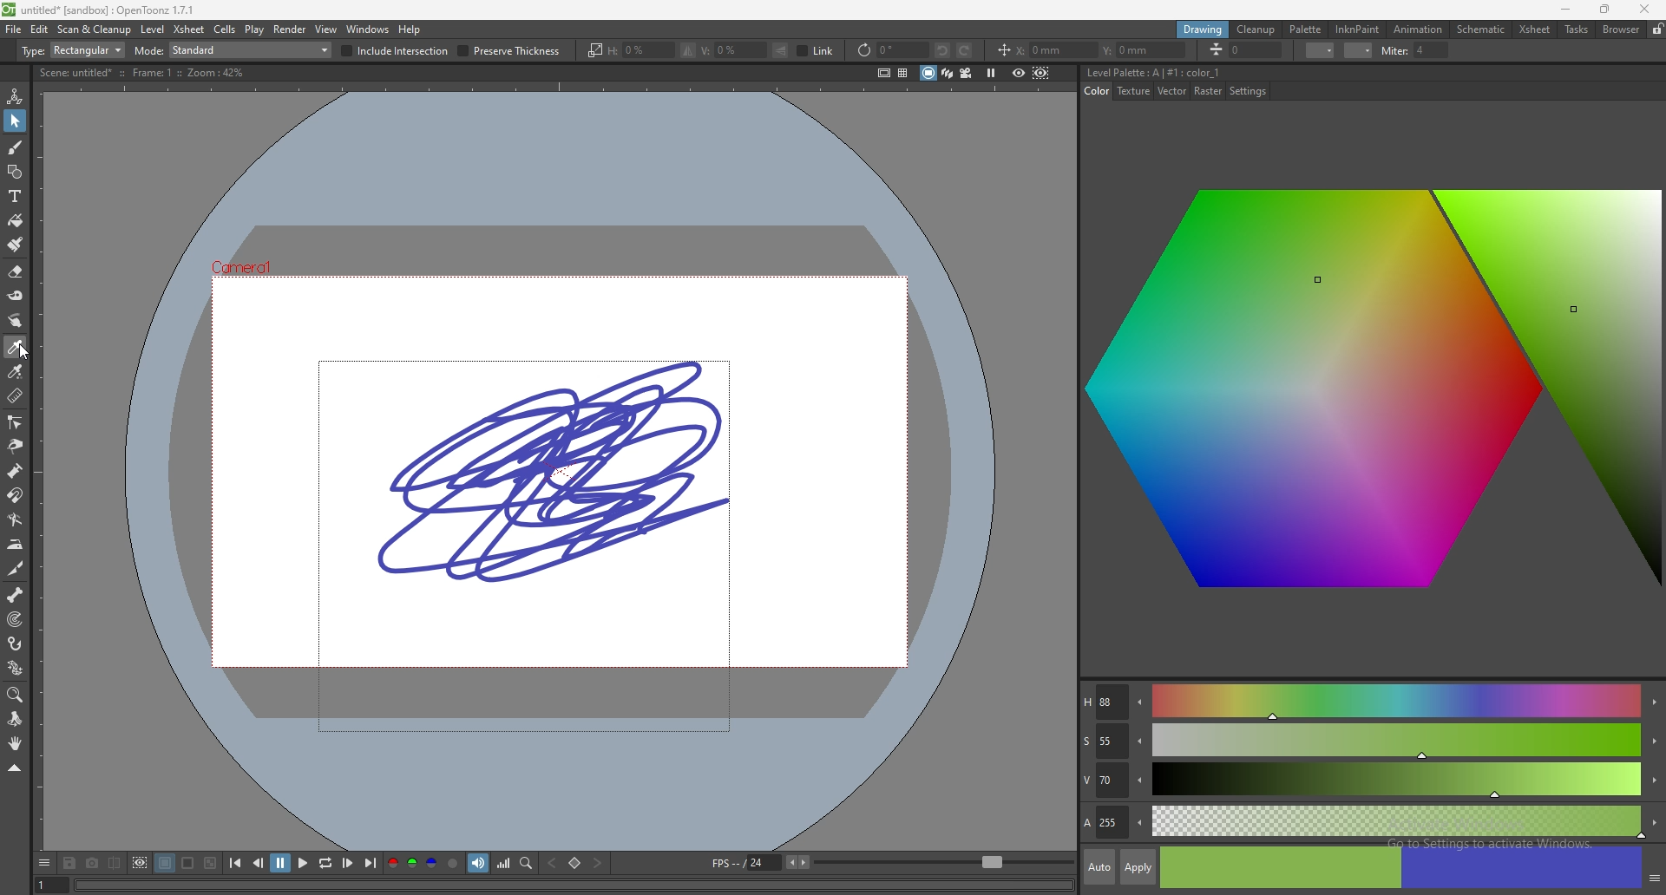 The width and height of the screenshot is (1666, 895). Describe the element at coordinates (1605, 10) in the screenshot. I see `resize` at that location.